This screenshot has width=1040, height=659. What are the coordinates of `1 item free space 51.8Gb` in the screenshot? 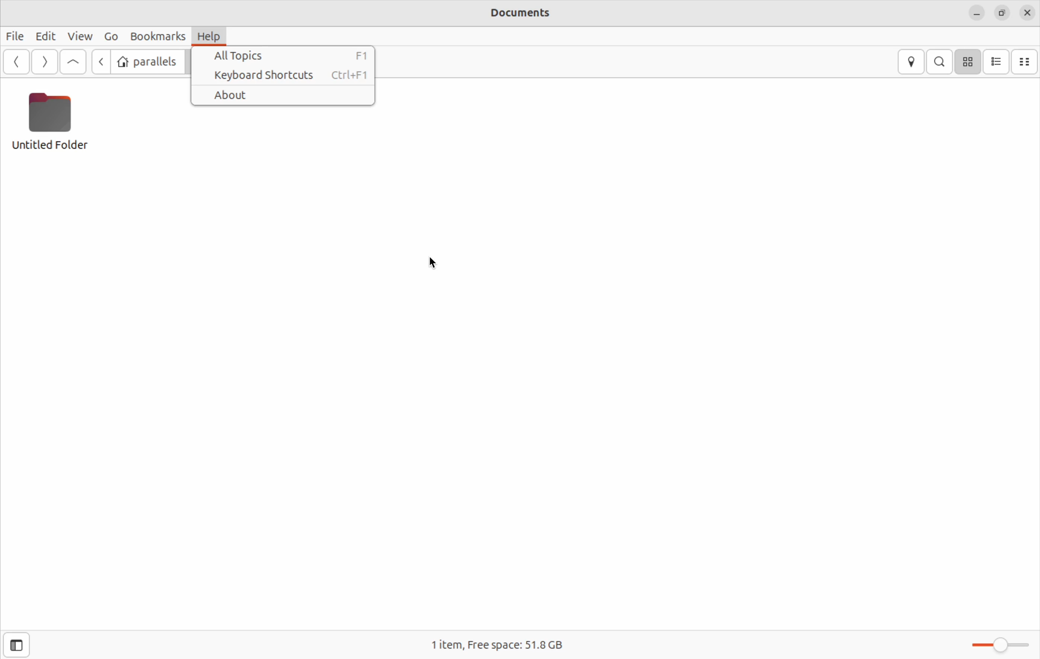 It's located at (495, 644).